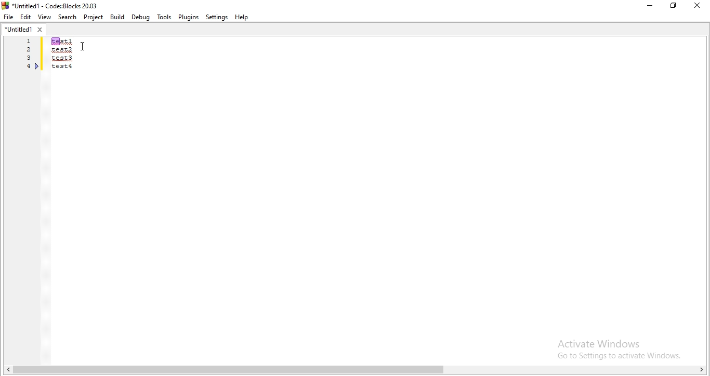 Image resolution: width=710 pixels, height=376 pixels. What do you see at coordinates (25, 61) in the screenshot?
I see `1,2,3,4,5` at bounding box center [25, 61].